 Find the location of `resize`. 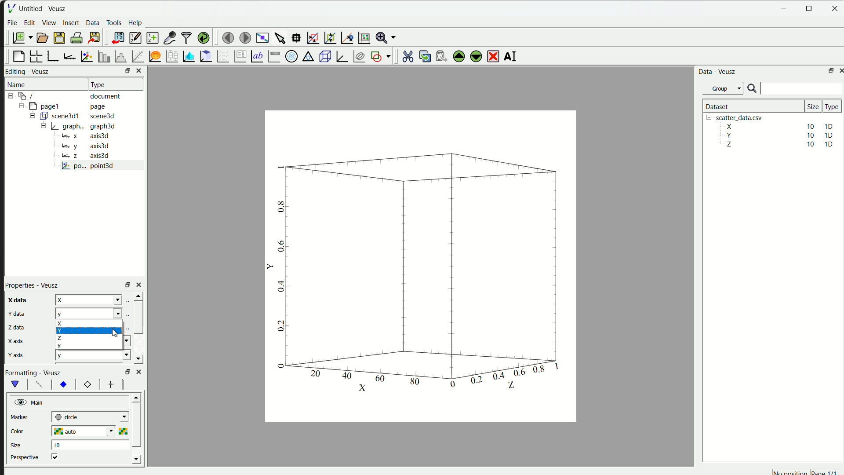

resize is located at coordinates (124, 71).